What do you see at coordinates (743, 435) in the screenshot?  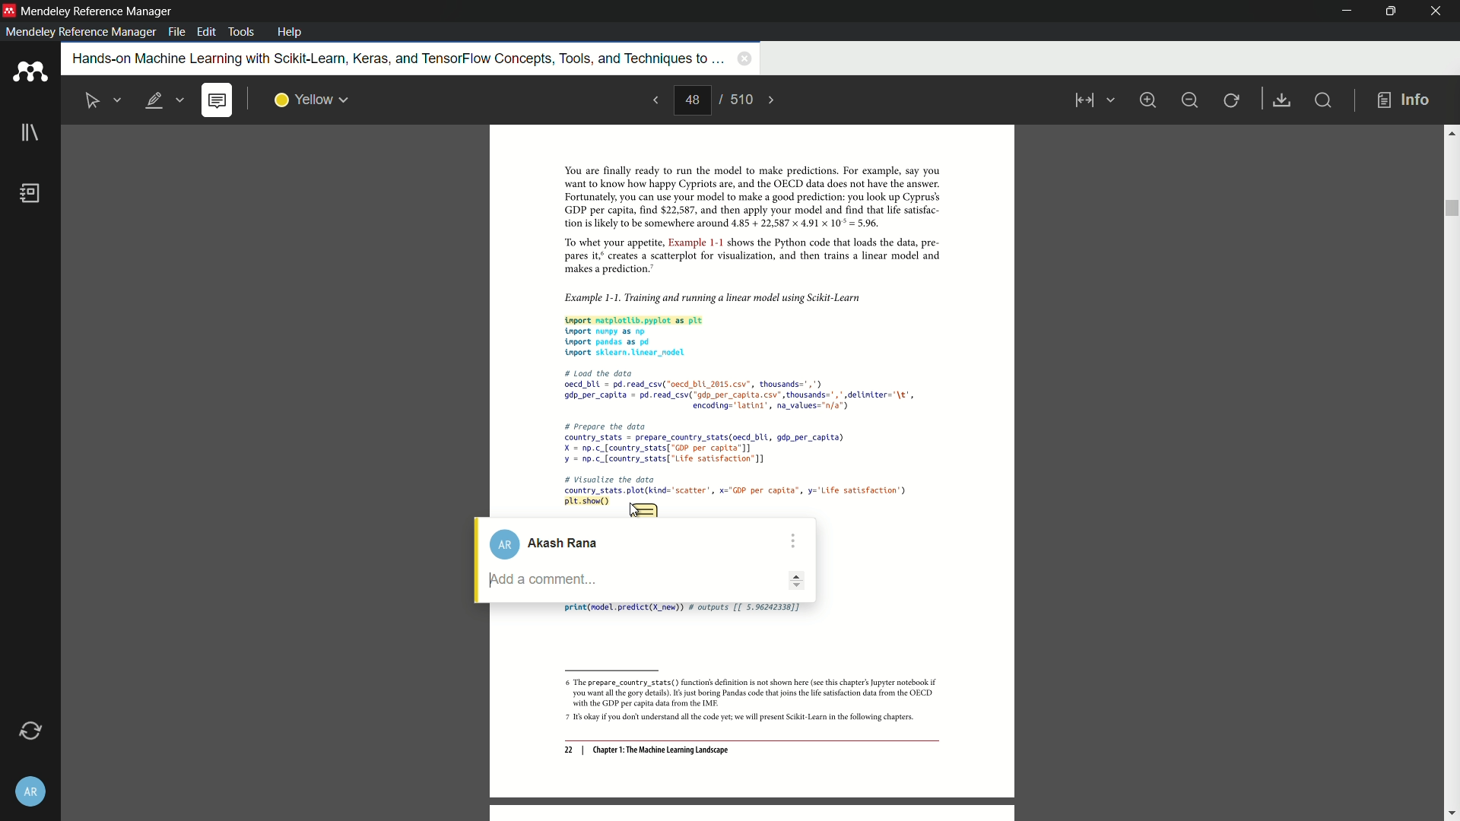 I see `# Load the data

oecd_bUL = pd. read_csv("oecd_bLL 2015.csv”, thousands=",")

9dp_per_captta = pd.read_csv("gdp_per capita. csv’, thousands=",* delintter="\t',
encoding="latini’, na_values="n/a")

# prepare the data

country_stats = prepare_country_stats(aecd bli, gdp_per capita)

X = np.c_[country_stats[ "GOP per captta’]]

¥ = np.c_(country_stats[ "Life satisfaction]

# Visualize the dota

country_stats. plot(kind="scatter, x="G0P per capita”, y='Life satisfaction’)

pt. show()

# select a linear nodel

nodel = sklearn. linear_nodel. LinearRegression()

# Train the model

nodelFLL(X, ¥)

# Nake a prediction for Cyprus

X_new = [[22567]] # Cyprus’ GOP per capita

print(nodel.predict(X new) # outputs [[ 5.96242338]]` at bounding box center [743, 435].